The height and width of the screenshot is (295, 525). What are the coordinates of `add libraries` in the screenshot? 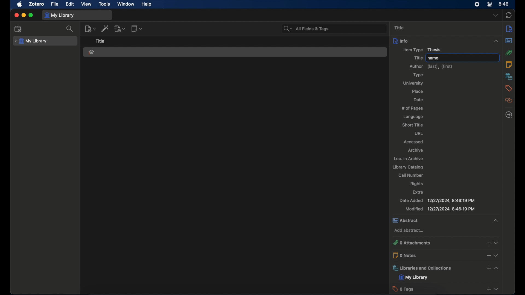 It's located at (488, 269).